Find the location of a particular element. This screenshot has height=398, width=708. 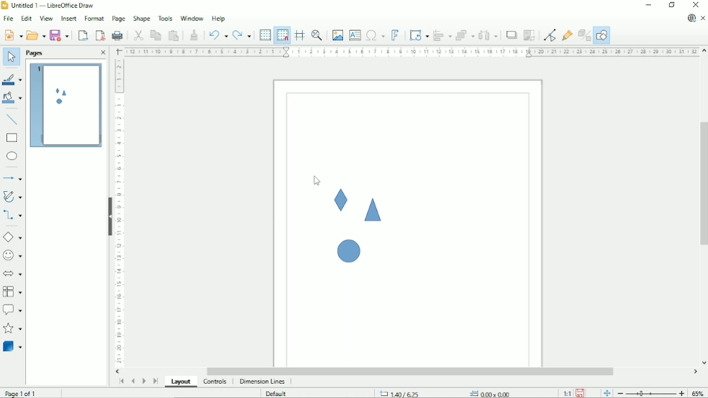

Scroll to previous page is located at coordinates (132, 382).